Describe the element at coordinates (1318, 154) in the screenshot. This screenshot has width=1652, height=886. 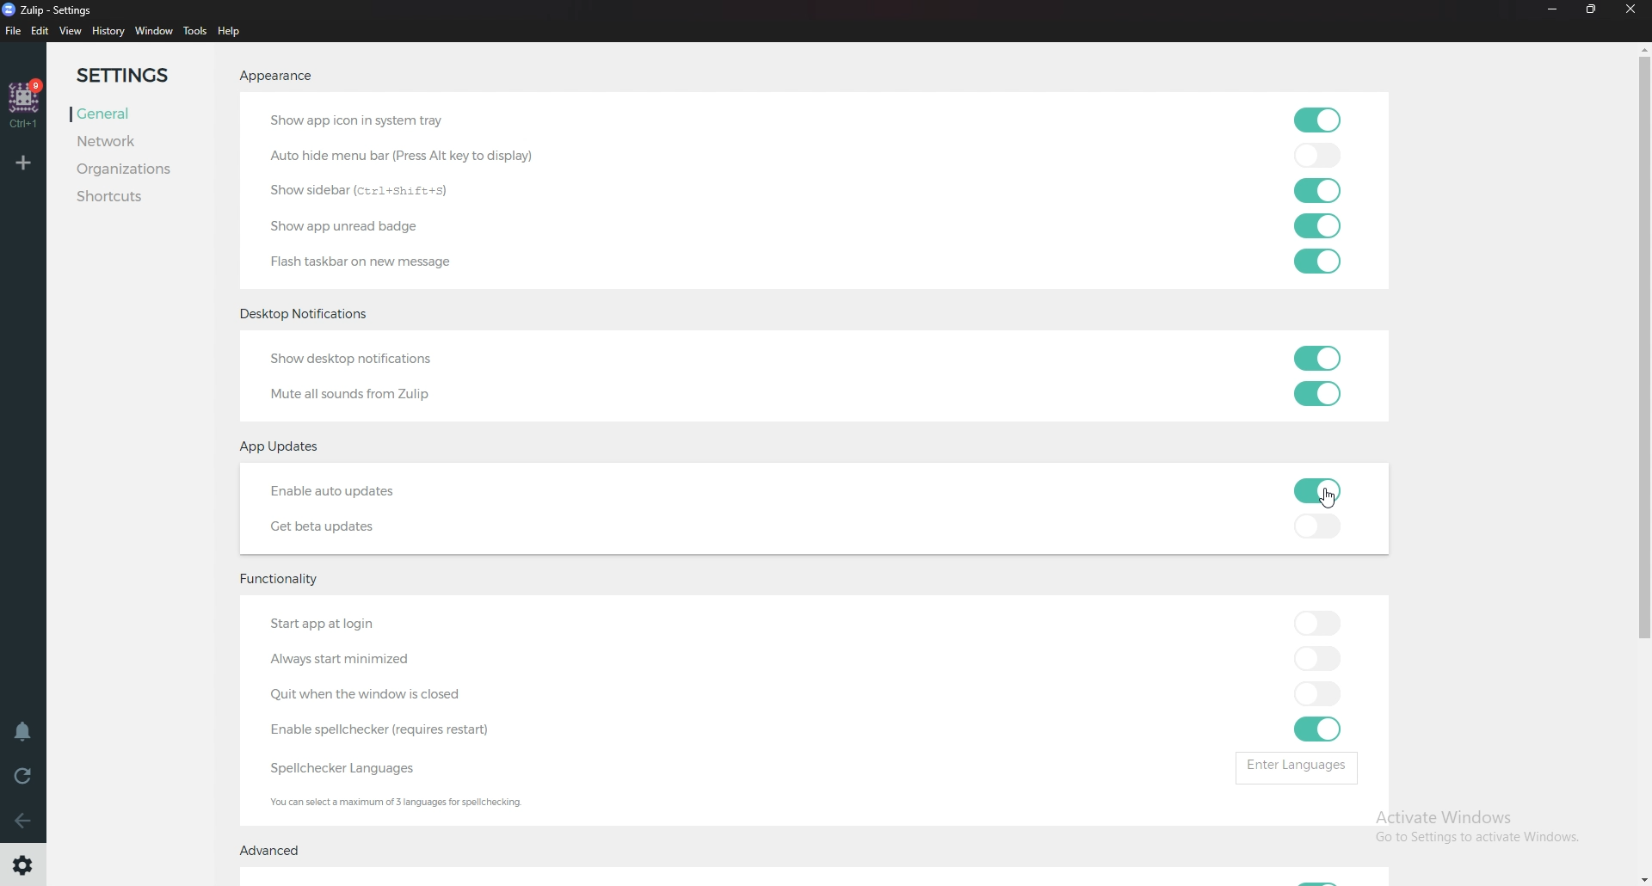
I see `toggle` at that location.